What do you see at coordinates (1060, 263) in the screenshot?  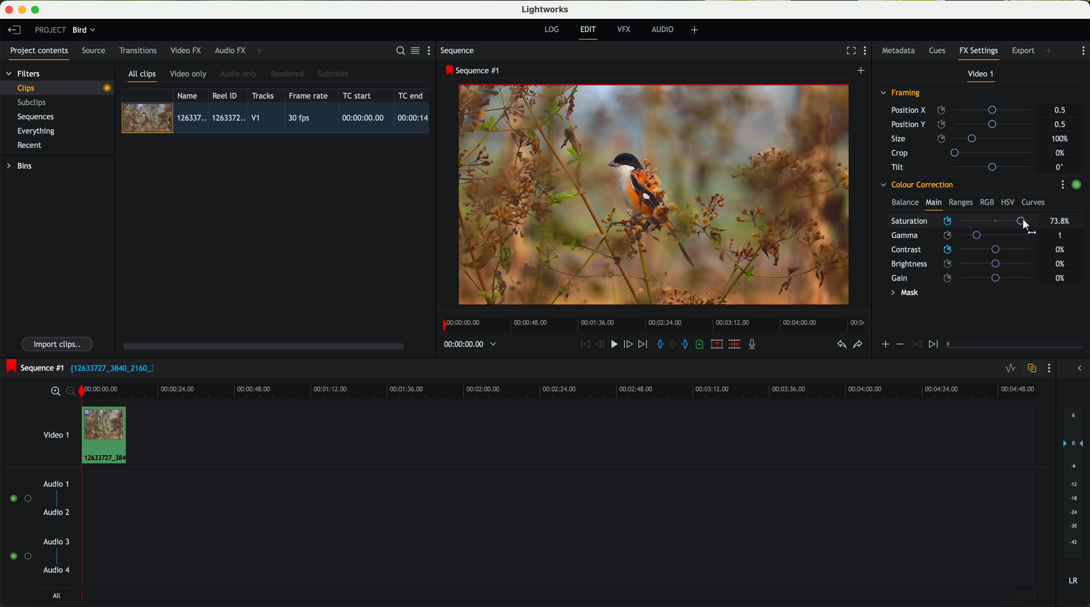 I see `0%` at bounding box center [1060, 263].